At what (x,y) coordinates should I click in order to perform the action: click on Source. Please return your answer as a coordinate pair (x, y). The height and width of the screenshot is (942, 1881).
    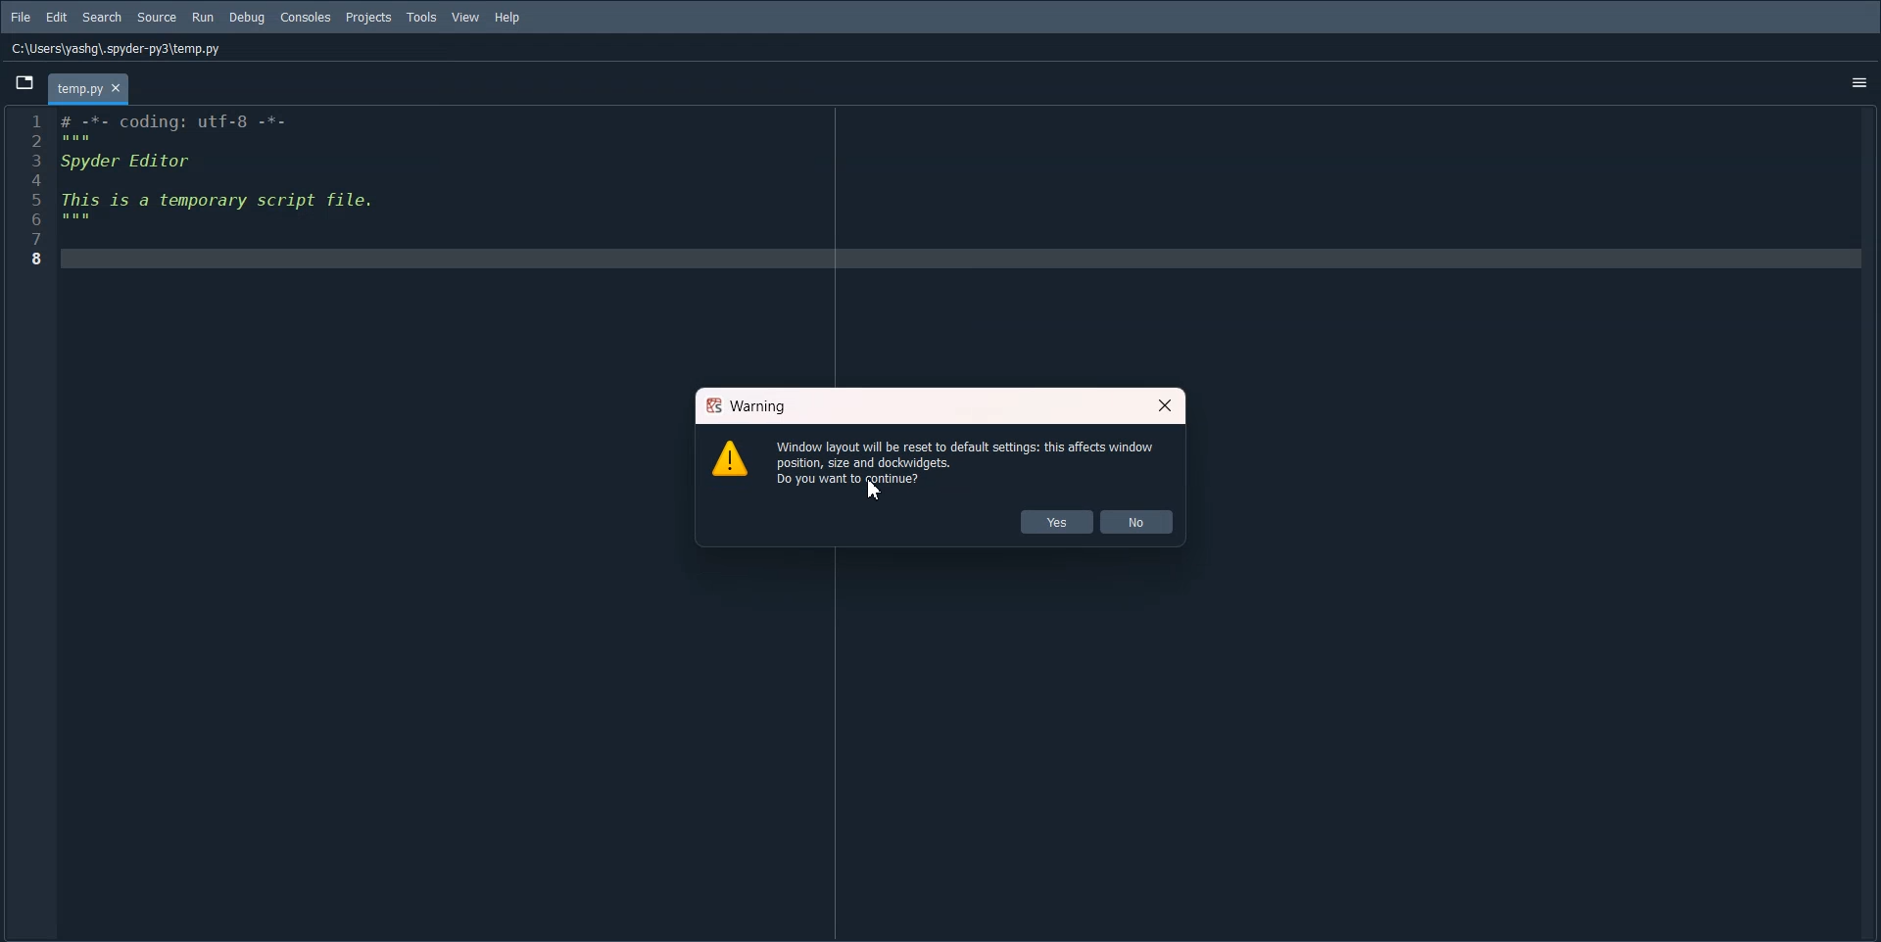
    Looking at the image, I should click on (157, 18).